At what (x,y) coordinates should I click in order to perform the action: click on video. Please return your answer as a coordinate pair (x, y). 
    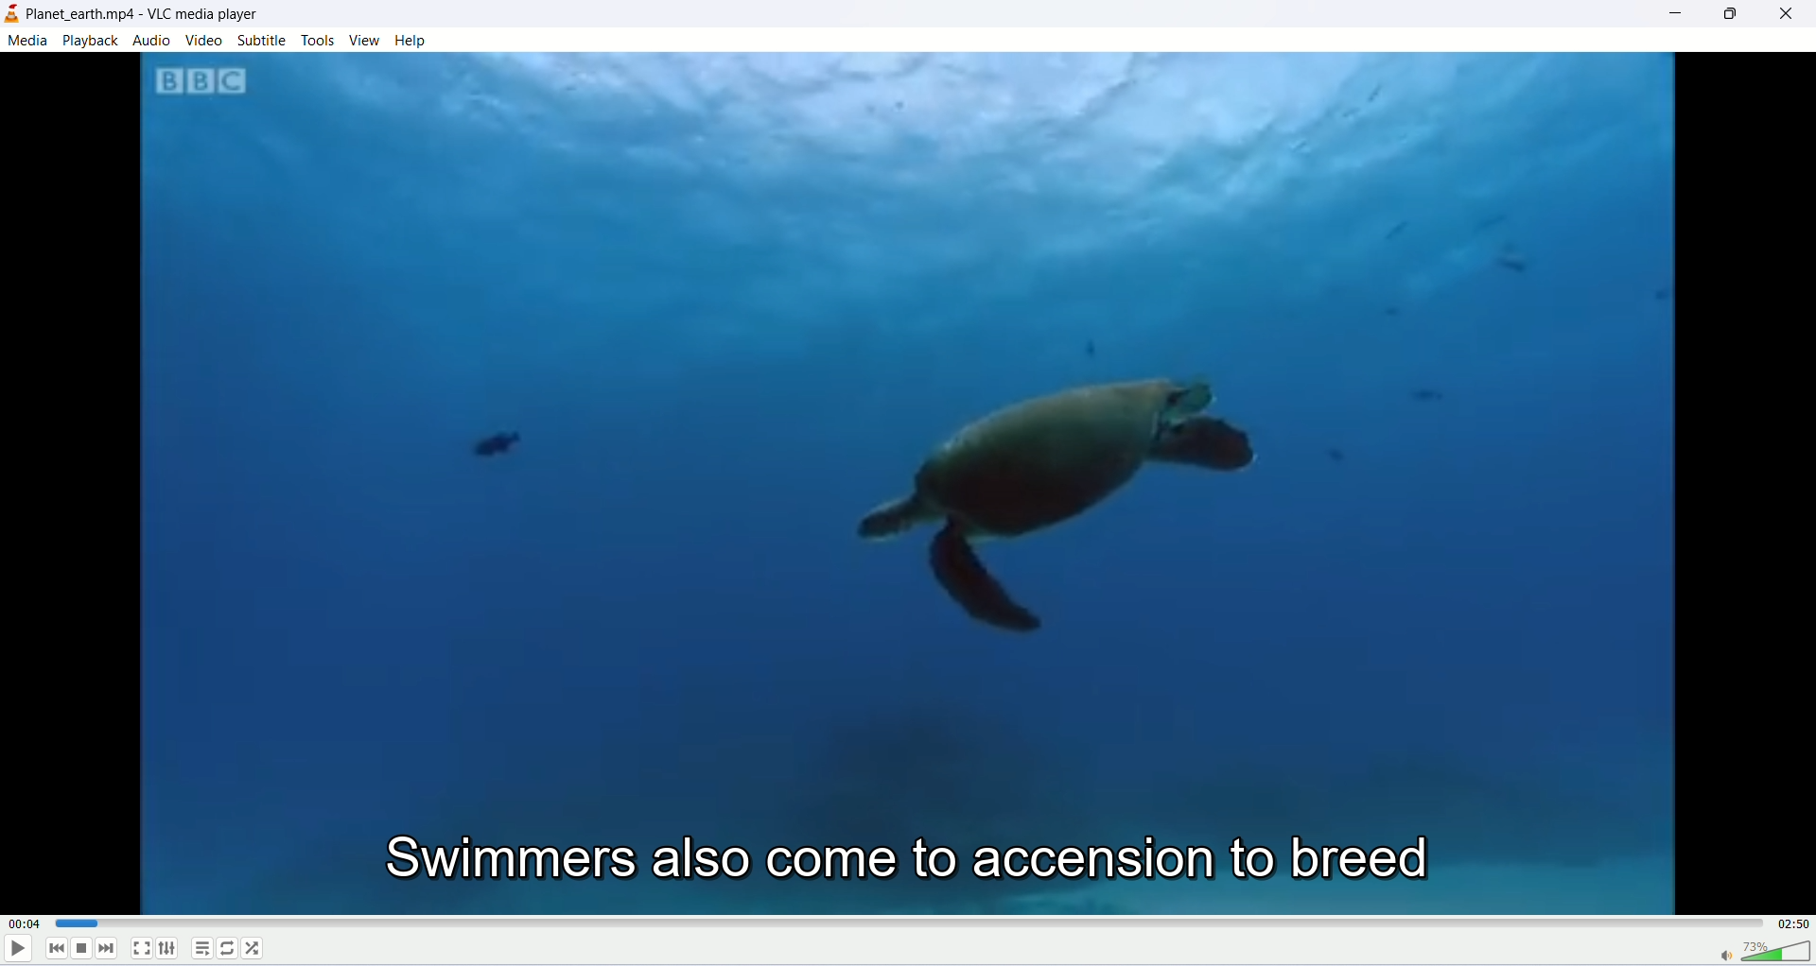
    Looking at the image, I should click on (201, 41).